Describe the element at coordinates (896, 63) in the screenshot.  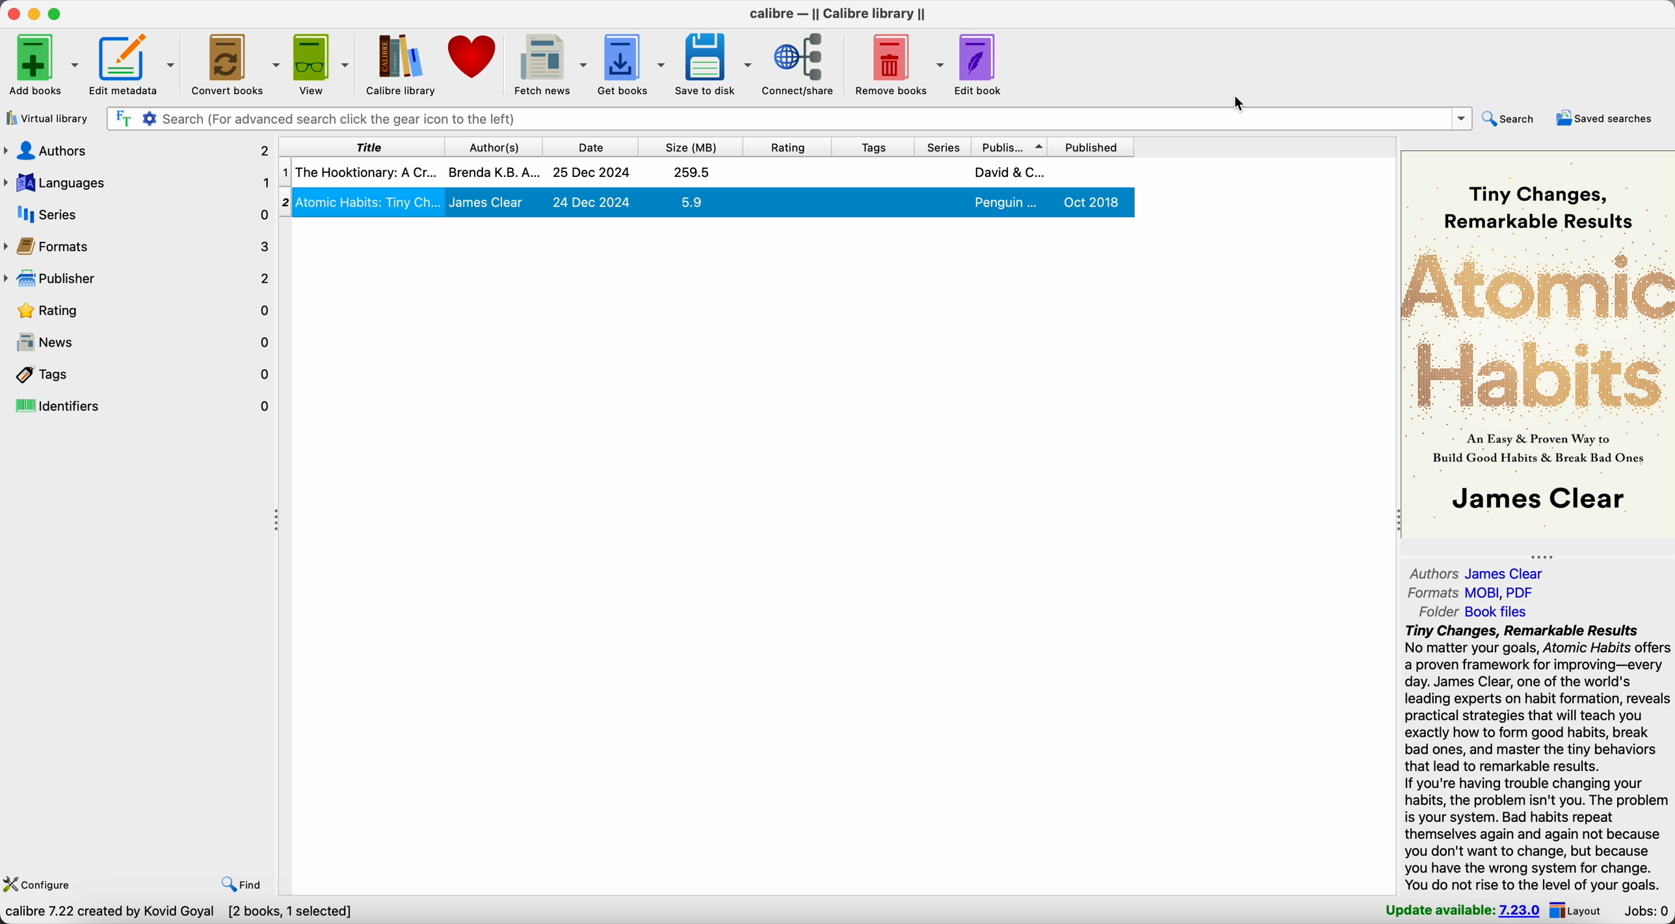
I see `remove books` at that location.